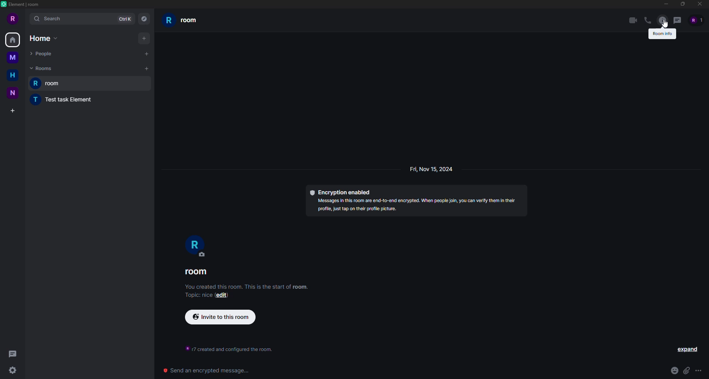  What do you see at coordinates (686, 351) in the screenshot?
I see `expand` at bounding box center [686, 351].